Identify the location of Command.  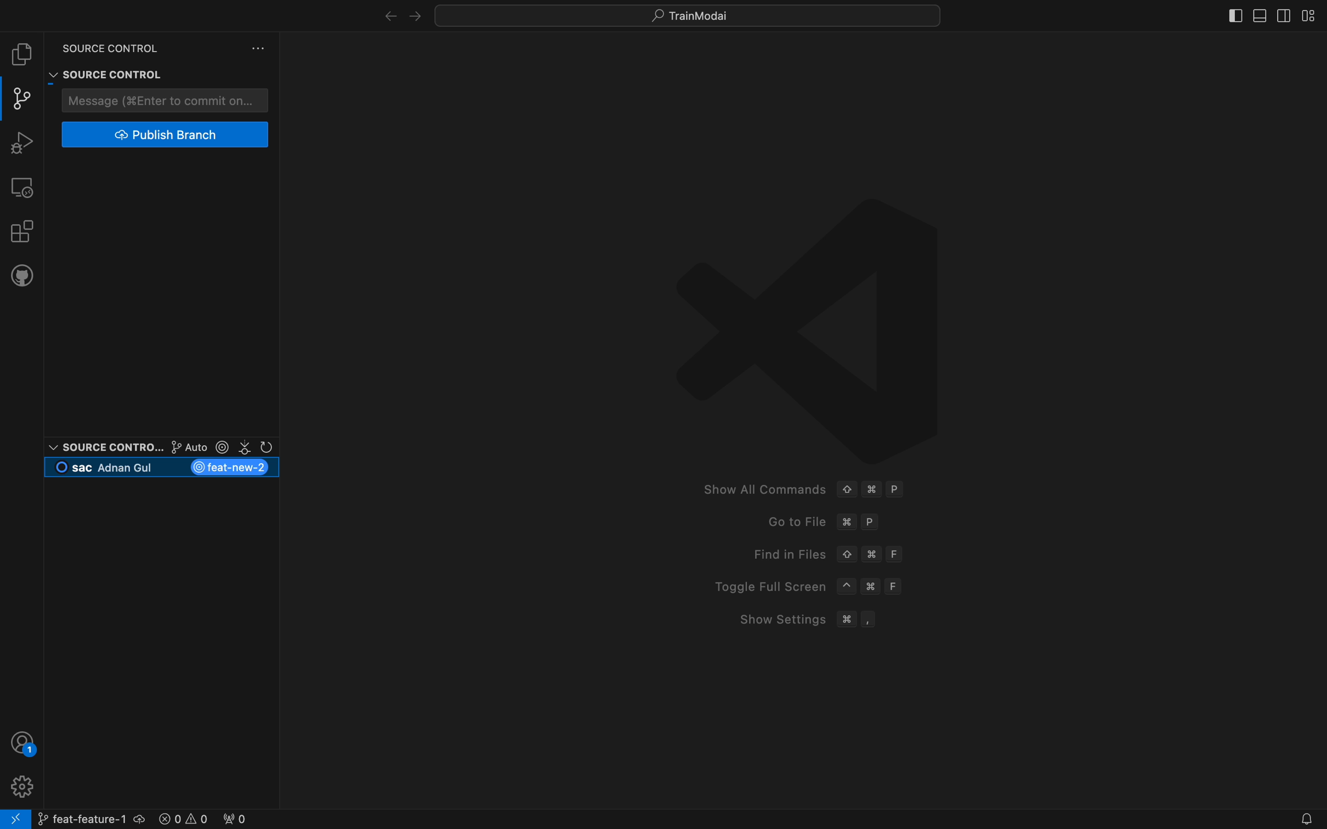
(872, 554).